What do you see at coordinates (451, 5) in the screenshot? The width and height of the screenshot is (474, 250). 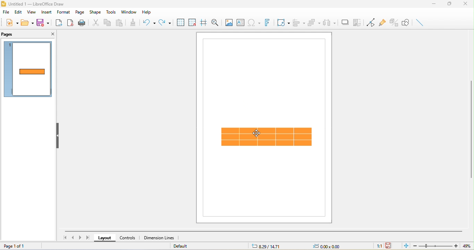 I see `maximize` at bounding box center [451, 5].